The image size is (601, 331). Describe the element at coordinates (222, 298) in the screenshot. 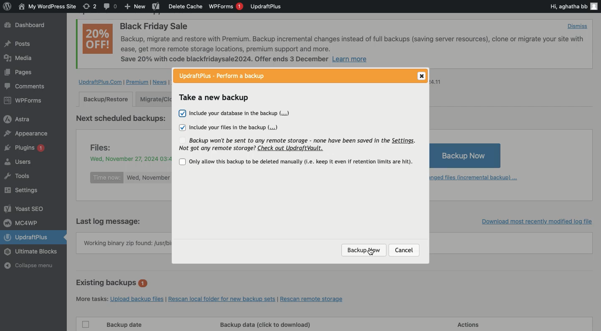

I see `Rescan local folder for new backup sets` at that location.